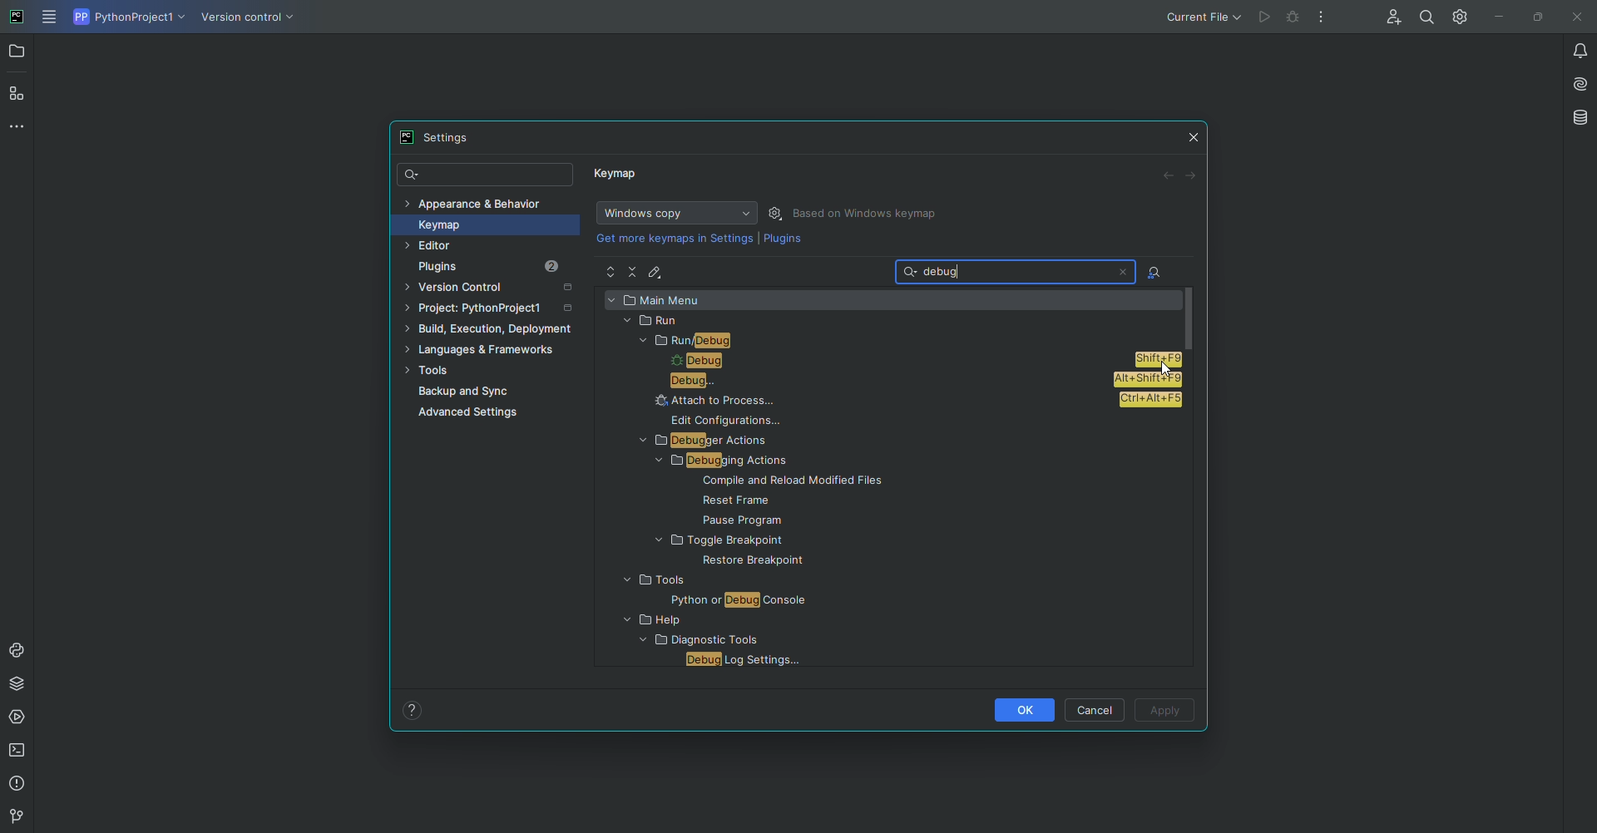 The image size is (1597, 833). I want to click on Search, so click(487, 175).